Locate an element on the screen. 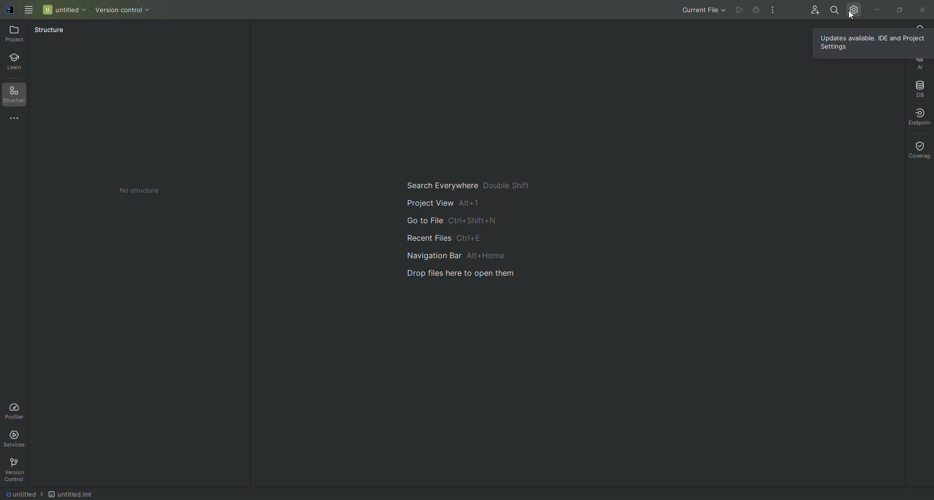 The image size is (934, 500). Services is located at coordinates (18, 437).